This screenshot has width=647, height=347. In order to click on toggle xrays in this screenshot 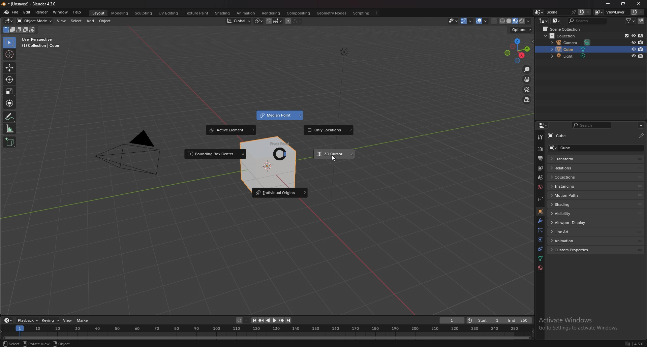, I will do `click(494, 21)`.